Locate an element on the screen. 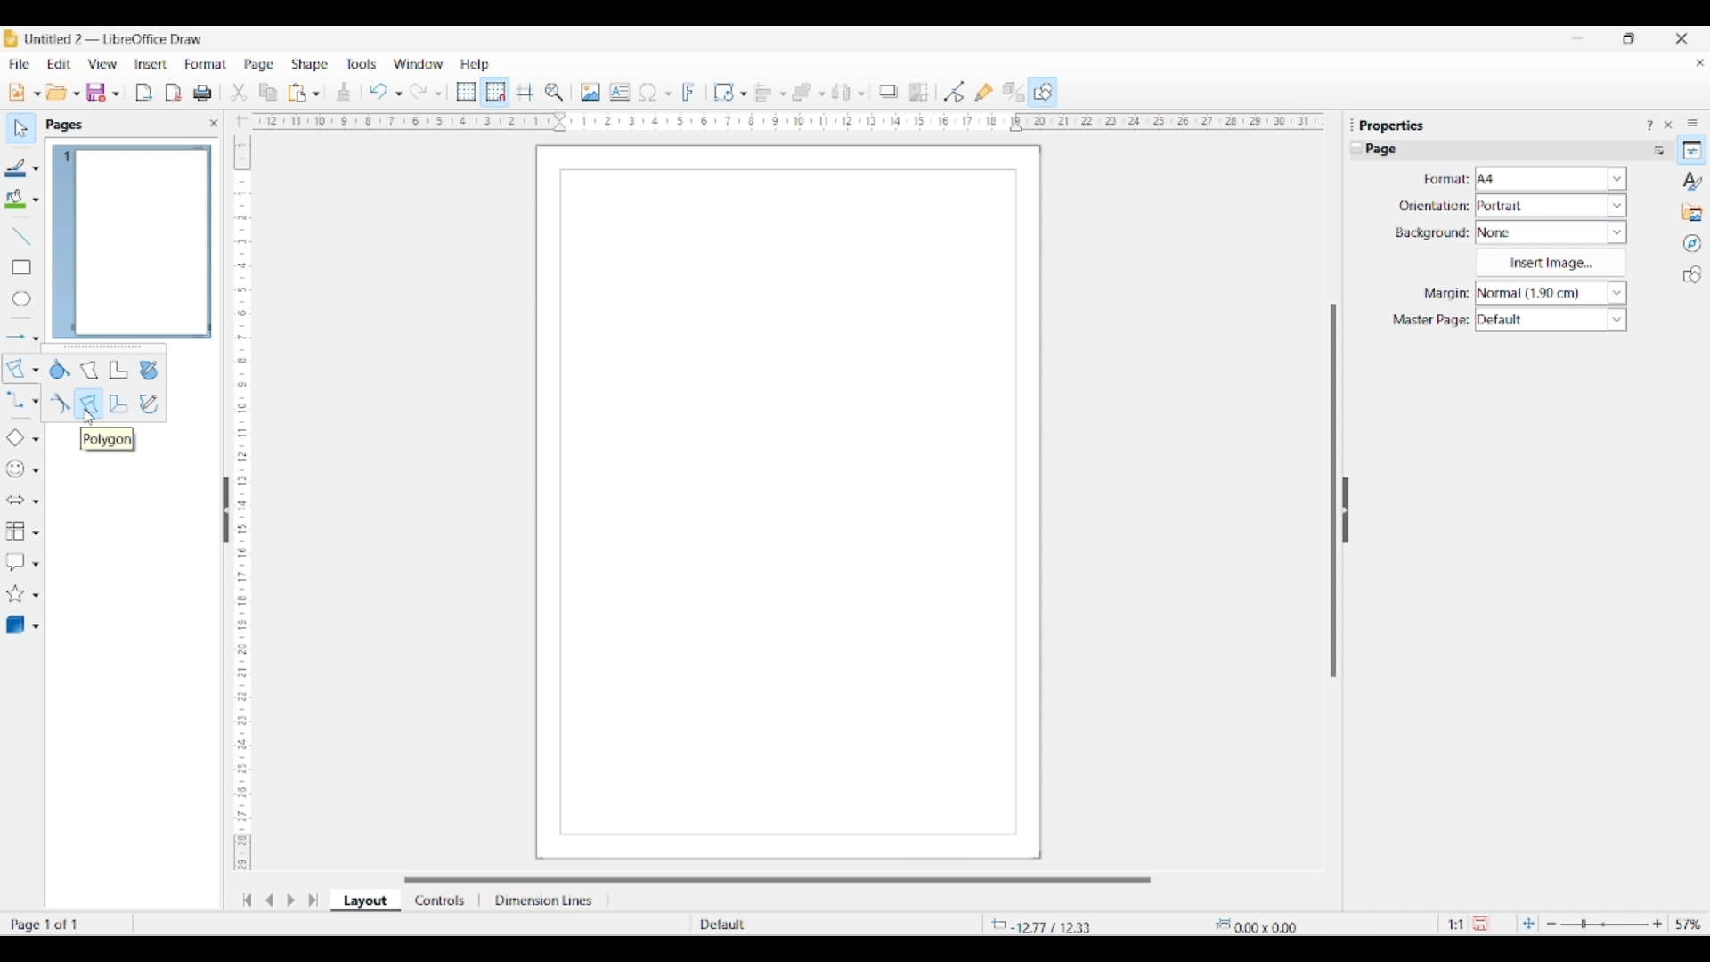 The width and height of the screenshot is (1710, 962). Undo specific actions is located at coordinates (398, 94).